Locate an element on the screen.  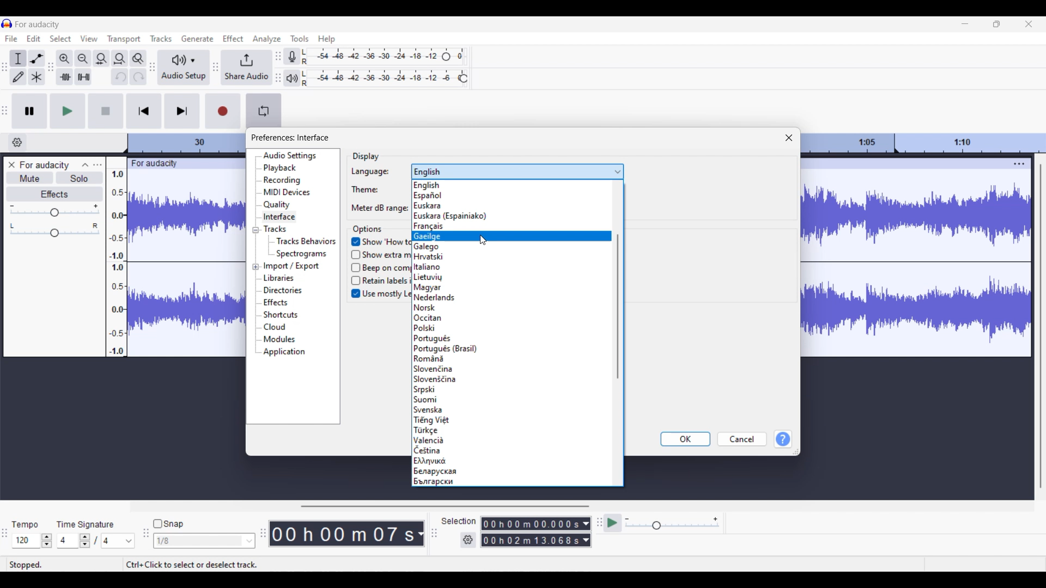
Help menu is located at coordinates (327, 39).